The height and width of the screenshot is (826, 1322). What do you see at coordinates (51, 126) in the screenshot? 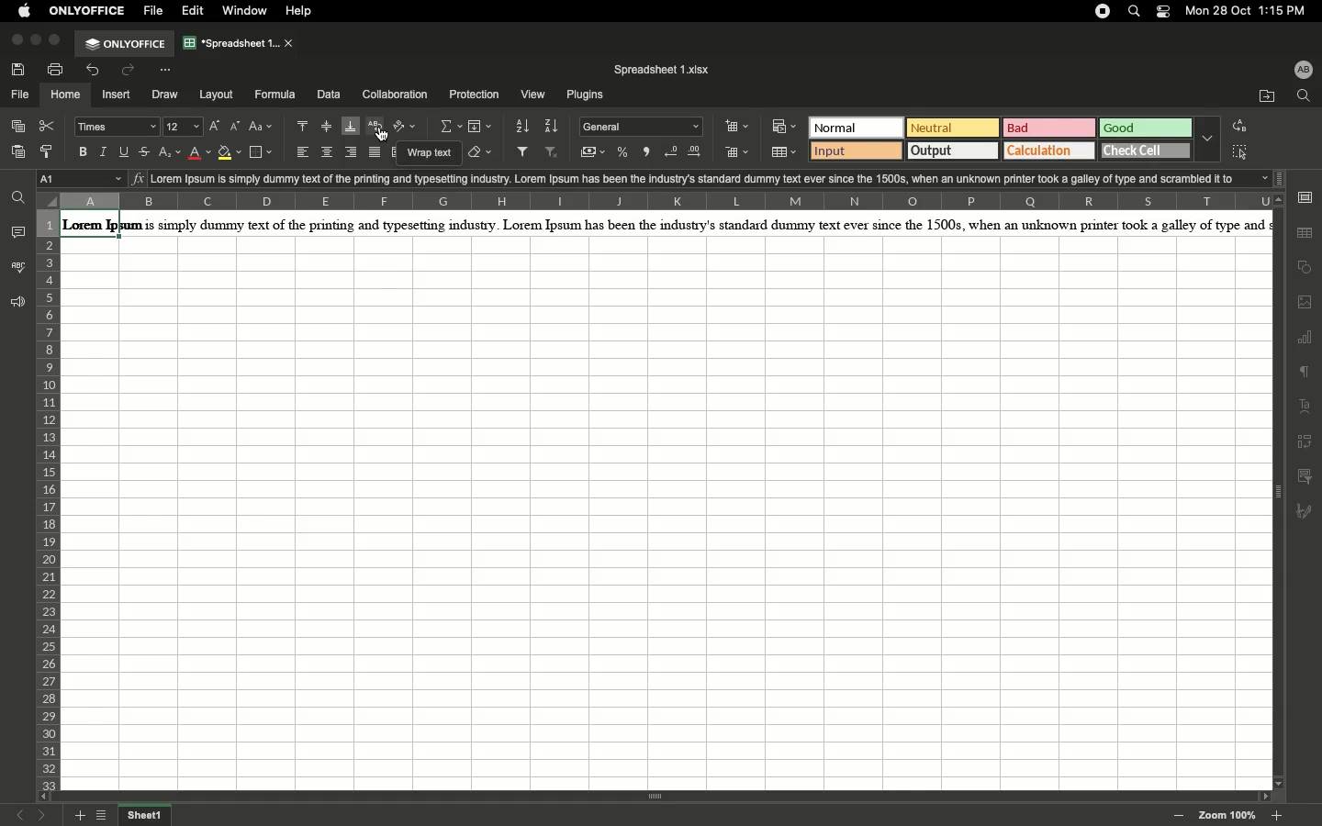
I see `Cut` at bounding box center [51, 126].